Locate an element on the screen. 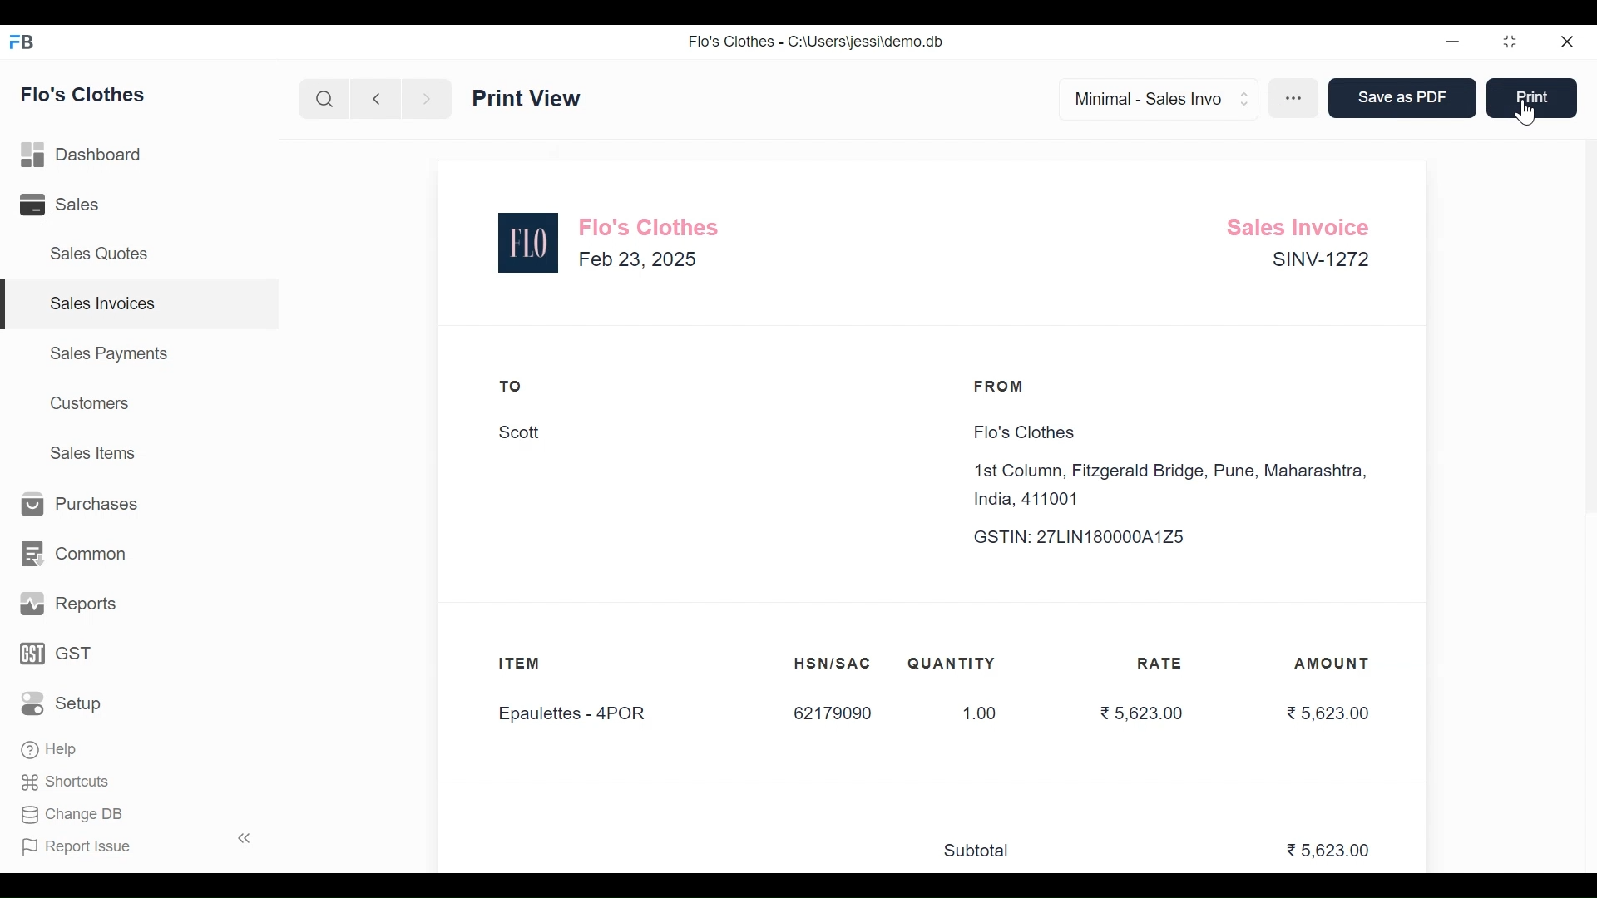 The height and width of the screenshot is (898, 1597). GSTIN: 27LIN180000A1Z5 is located at coordinates (1095, 537).